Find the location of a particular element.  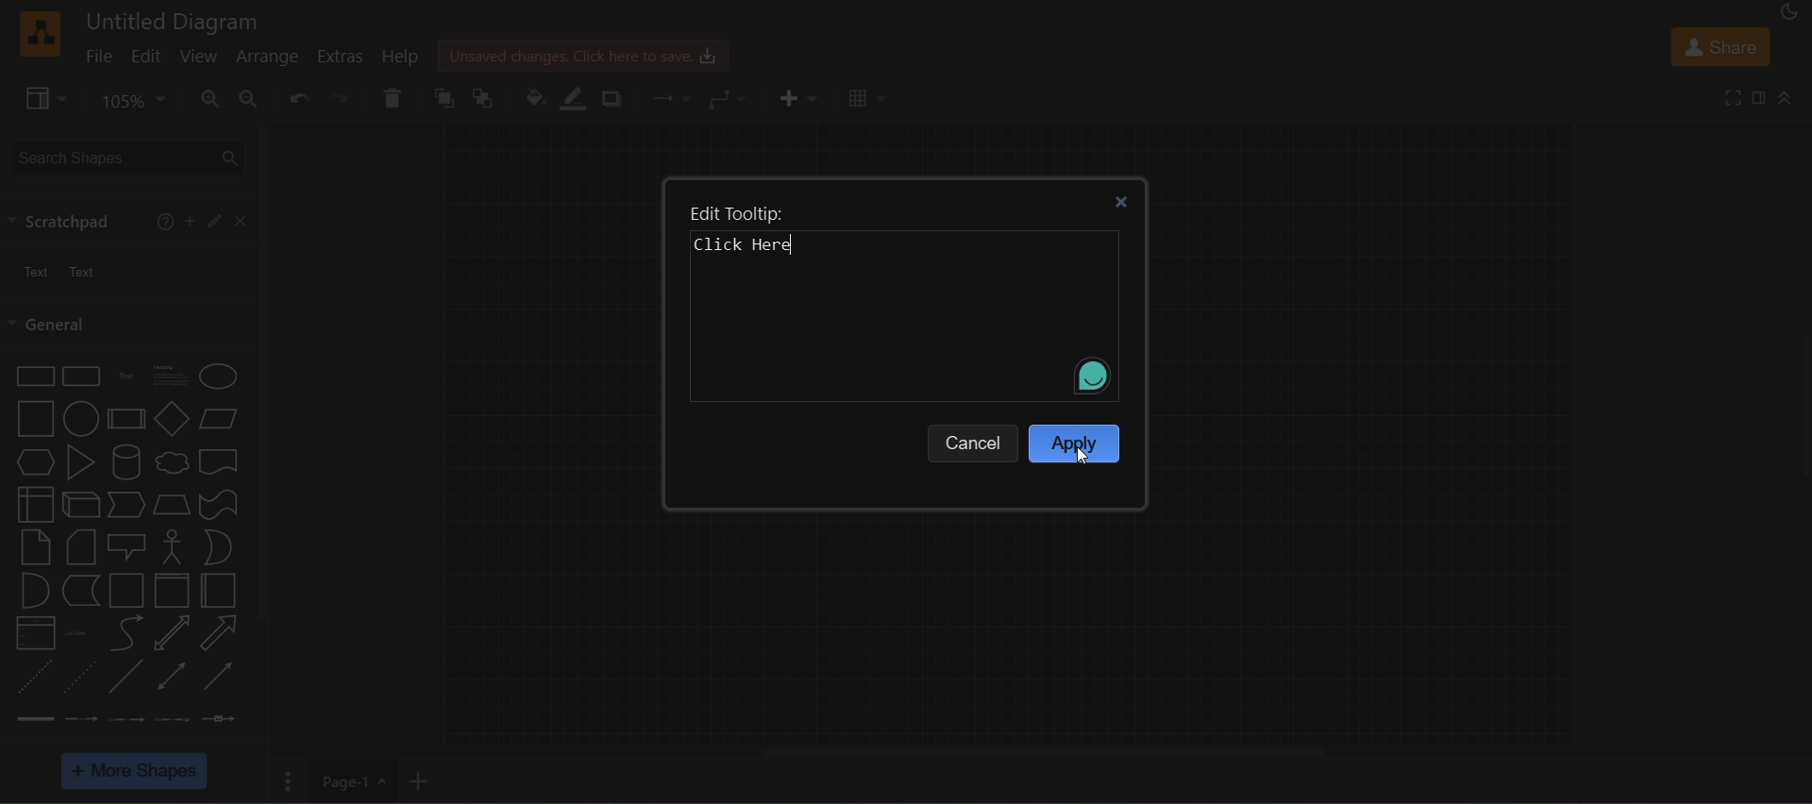

edit tooltip is located at coordinates (734, 216).